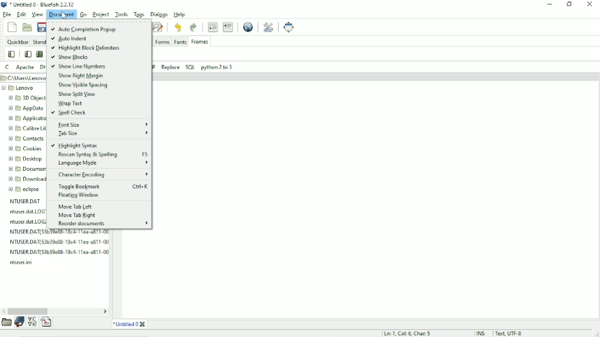  What do you see at coordinates (8, 14) in the screenshot?
I see `File` at bounding box center [8, 14].